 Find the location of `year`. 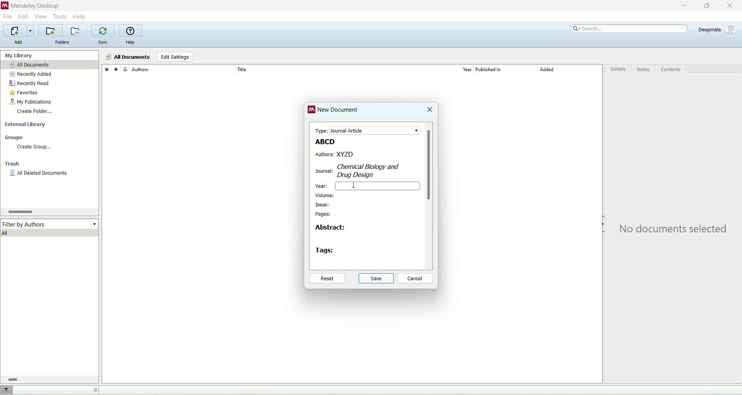

year is located at coordinates (458, 70).